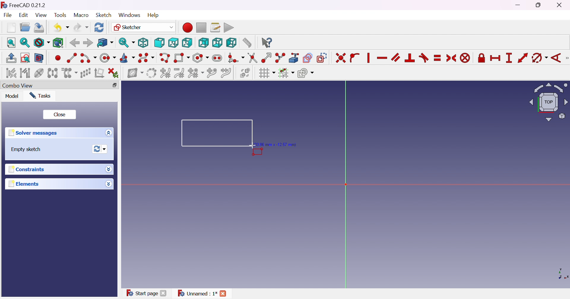 This screenshot has width=570, height=299. What do you see at coordinates (24, 15) in the screenshot?
I see `Edit` at bounding box center [24, 15].